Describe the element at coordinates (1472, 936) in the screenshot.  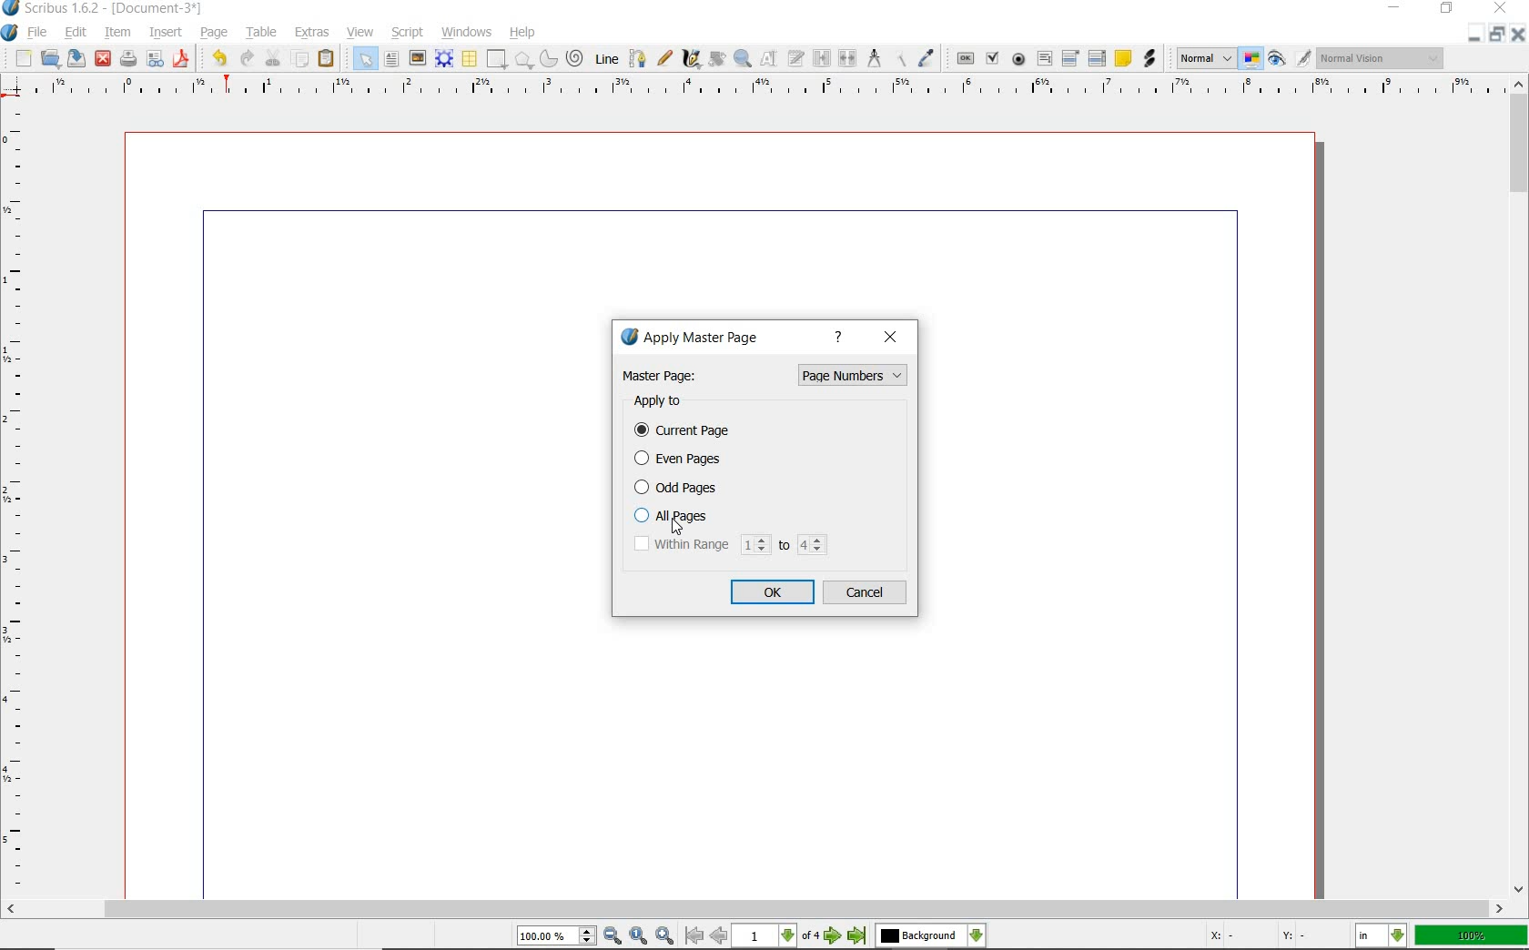
I see `zoom factor 100%` at that location.